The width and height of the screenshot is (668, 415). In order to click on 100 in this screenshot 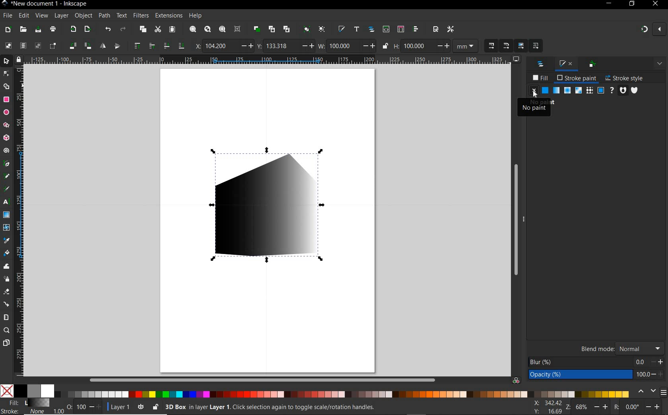, I will do `click(643, 374)`.